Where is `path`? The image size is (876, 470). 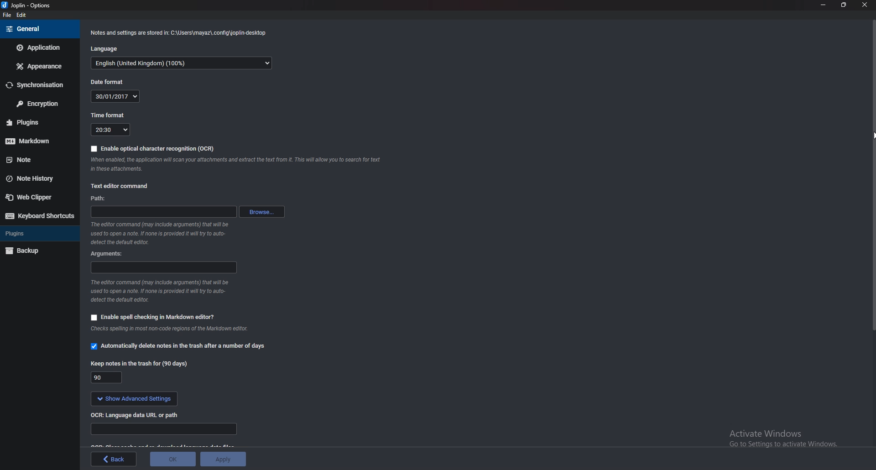
path is located at coordinates (101, 199).